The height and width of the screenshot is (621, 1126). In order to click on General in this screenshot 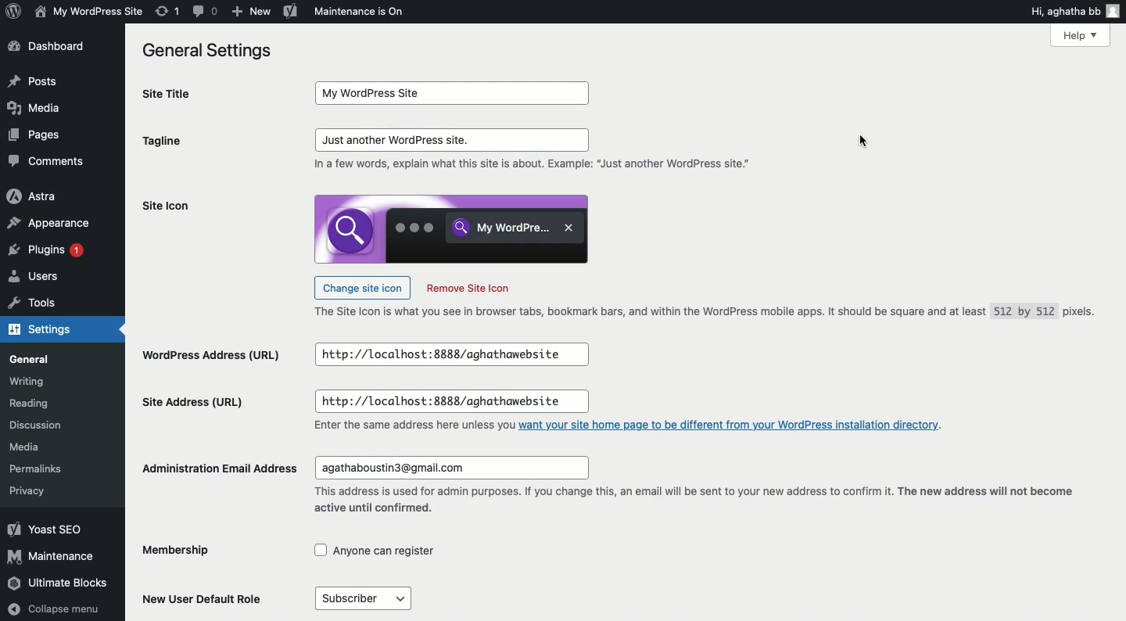, I will do `click(33, 360)`.